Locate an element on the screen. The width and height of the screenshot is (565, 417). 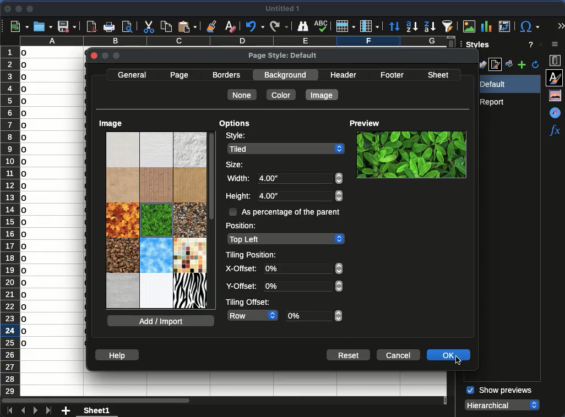
tiled is located at coordinates (287, 149).